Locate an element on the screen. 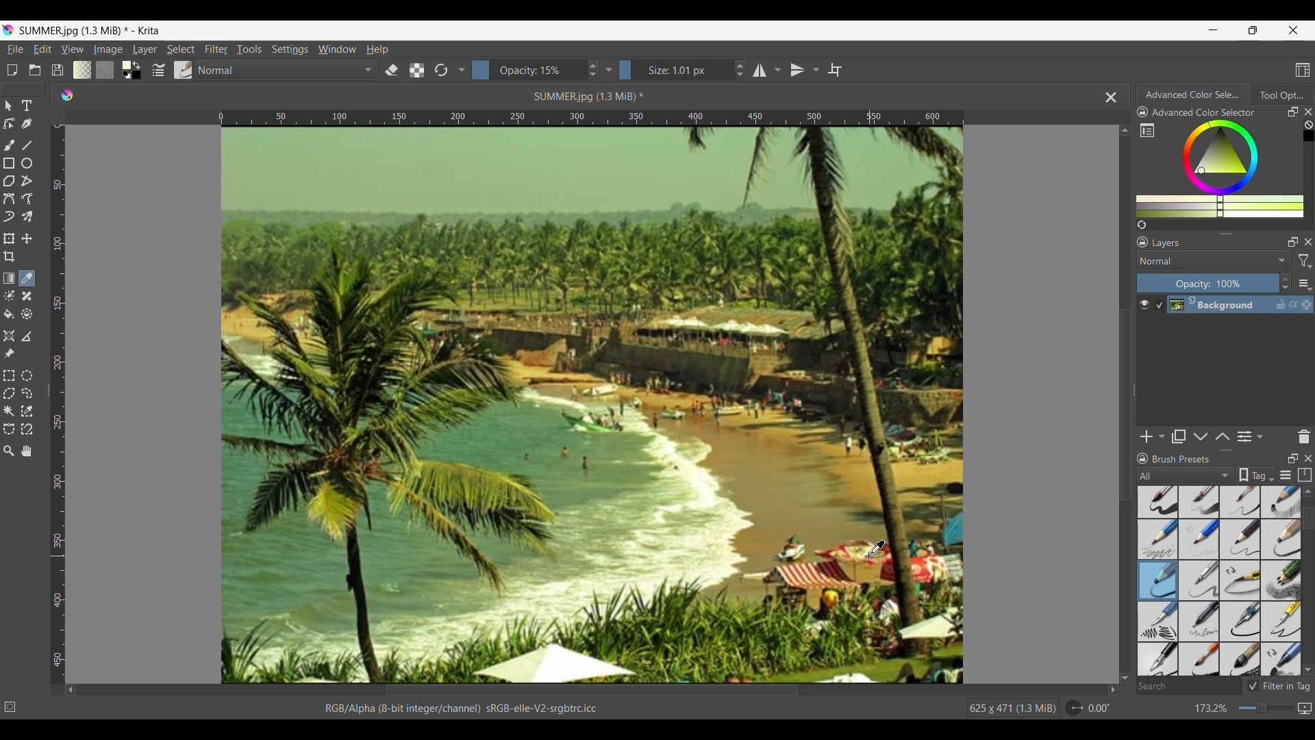 This screenshot has height=740, width=1315. Dynamic brush tool is located at coordinates (9, 217).